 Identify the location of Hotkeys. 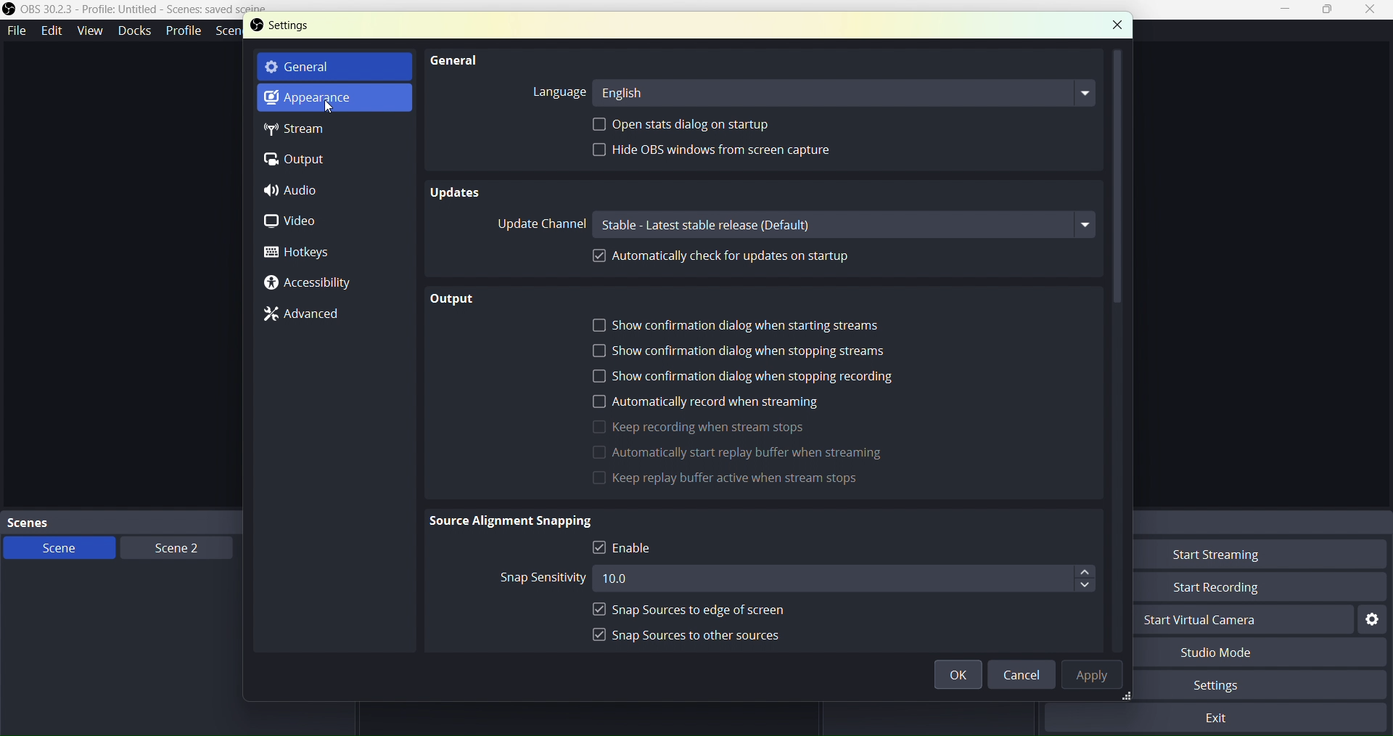
(299, 254).